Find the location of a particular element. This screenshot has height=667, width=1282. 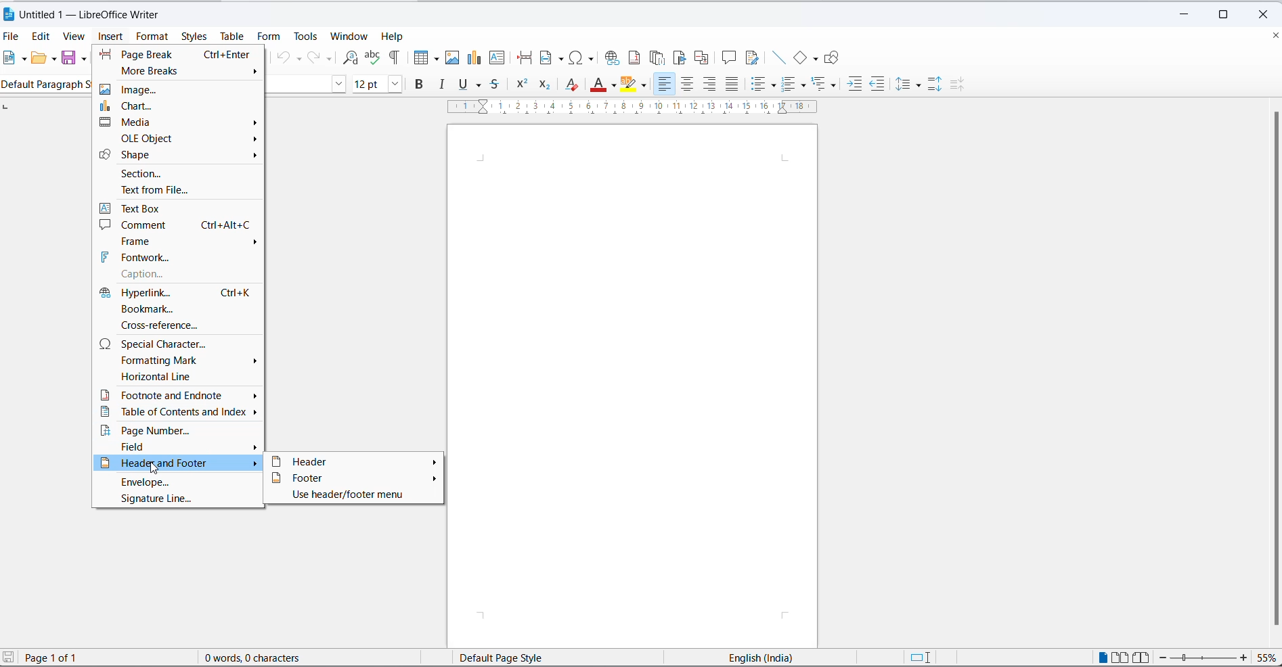

bold is located at coordinates (422, 85).